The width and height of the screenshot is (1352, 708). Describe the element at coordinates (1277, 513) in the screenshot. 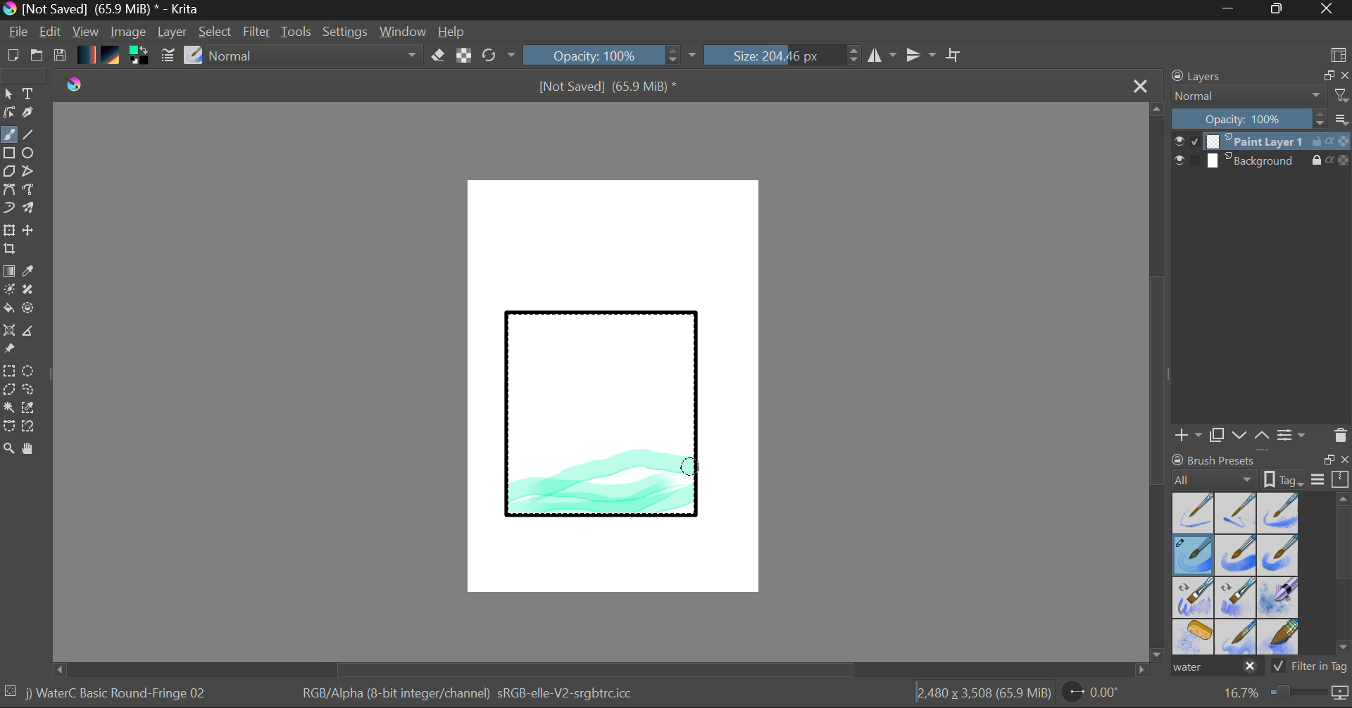

I see `Water C - Wet Pattern` at that location.